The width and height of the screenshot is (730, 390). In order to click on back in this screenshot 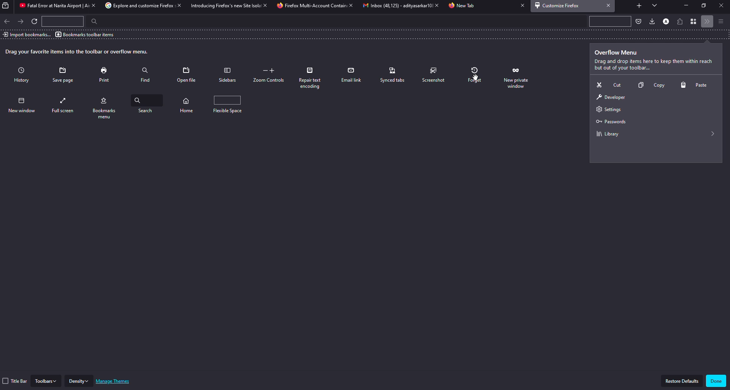, I will do `click(7, 21)`.